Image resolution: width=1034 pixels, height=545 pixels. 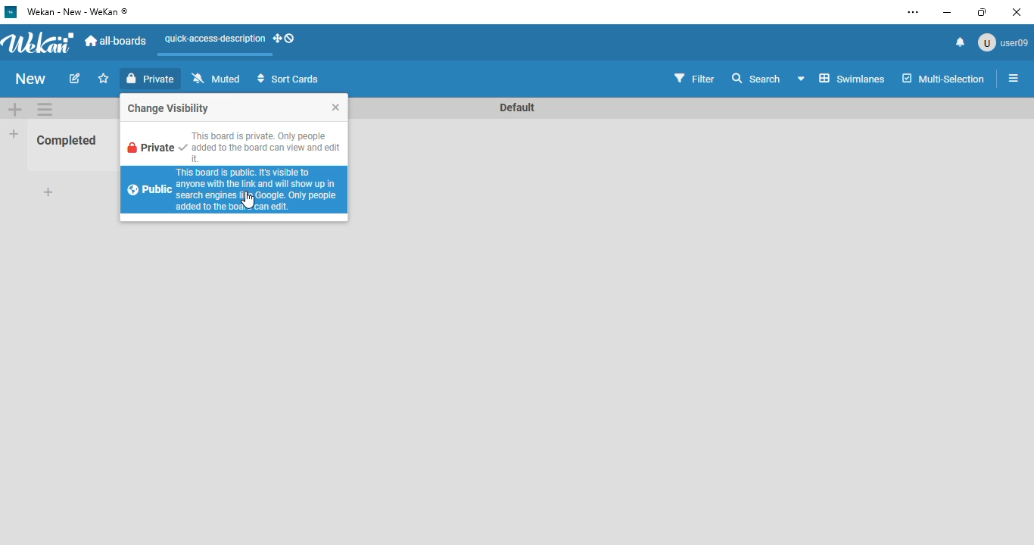 What do you see at coordinates (234, 143) in the screenshot?
I see `this board is private. only people added to this board can view and edit it.` at bounding box center [234, 143].